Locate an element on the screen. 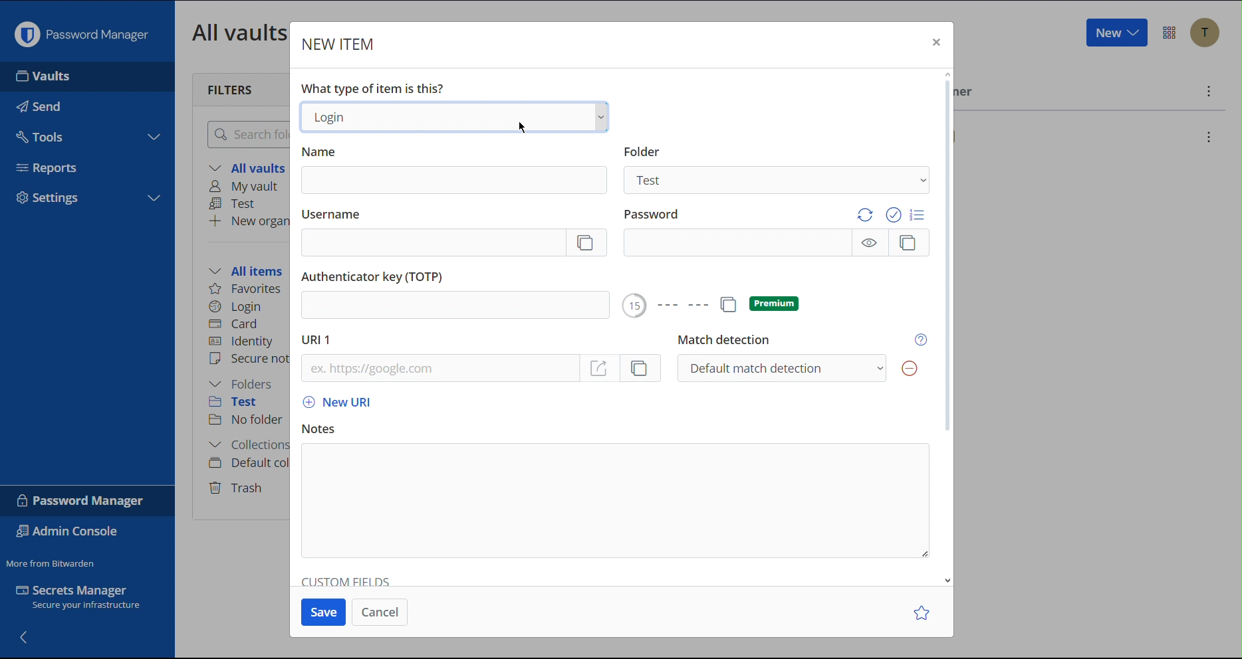 Image resolution: width=1242 pixels, height=659 pixels. New is located at coordinates (1116, 33).